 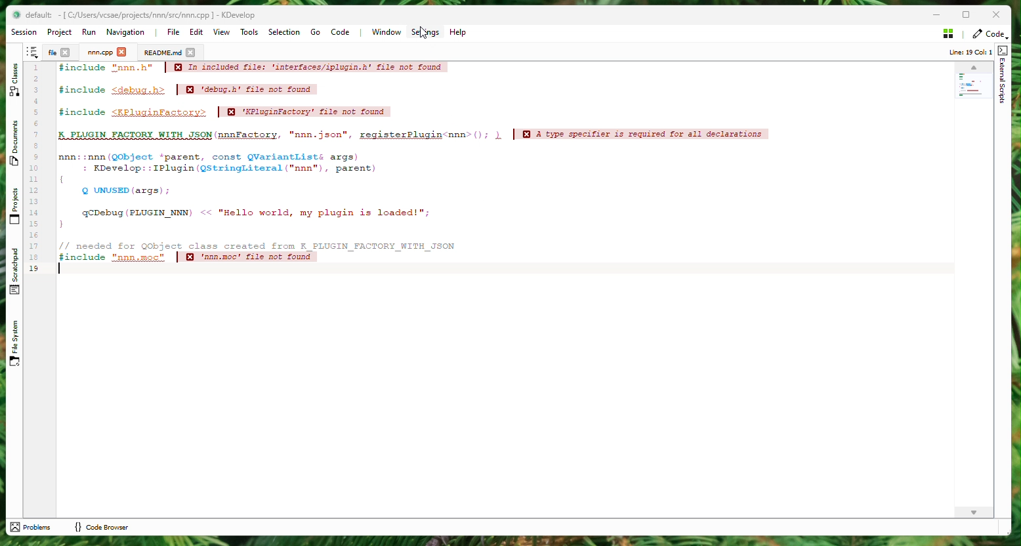 What do you see at coordinates (284, 31) in the screenshot?
I see `Selection` at bounding box center [284, 31].